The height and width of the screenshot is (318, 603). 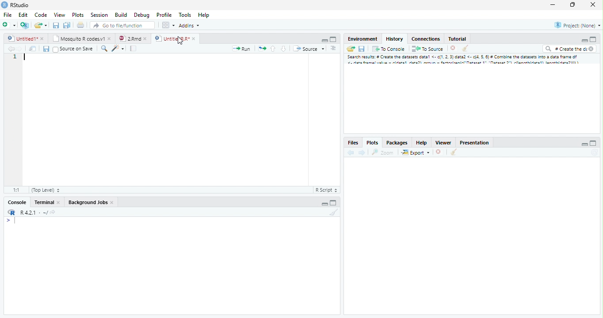 What do you see at coordinates (397, 142) in the screenshot?
I see `Packages` at bounding box center [397, 142].